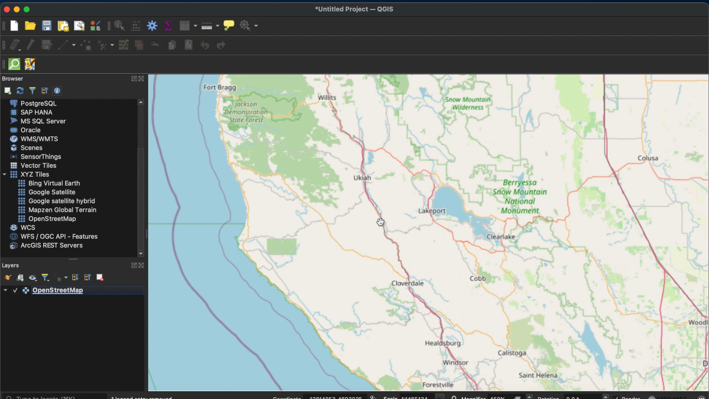  Describe the element at coordinates (133, 265) in the screenshot. I see `expand` at that location.